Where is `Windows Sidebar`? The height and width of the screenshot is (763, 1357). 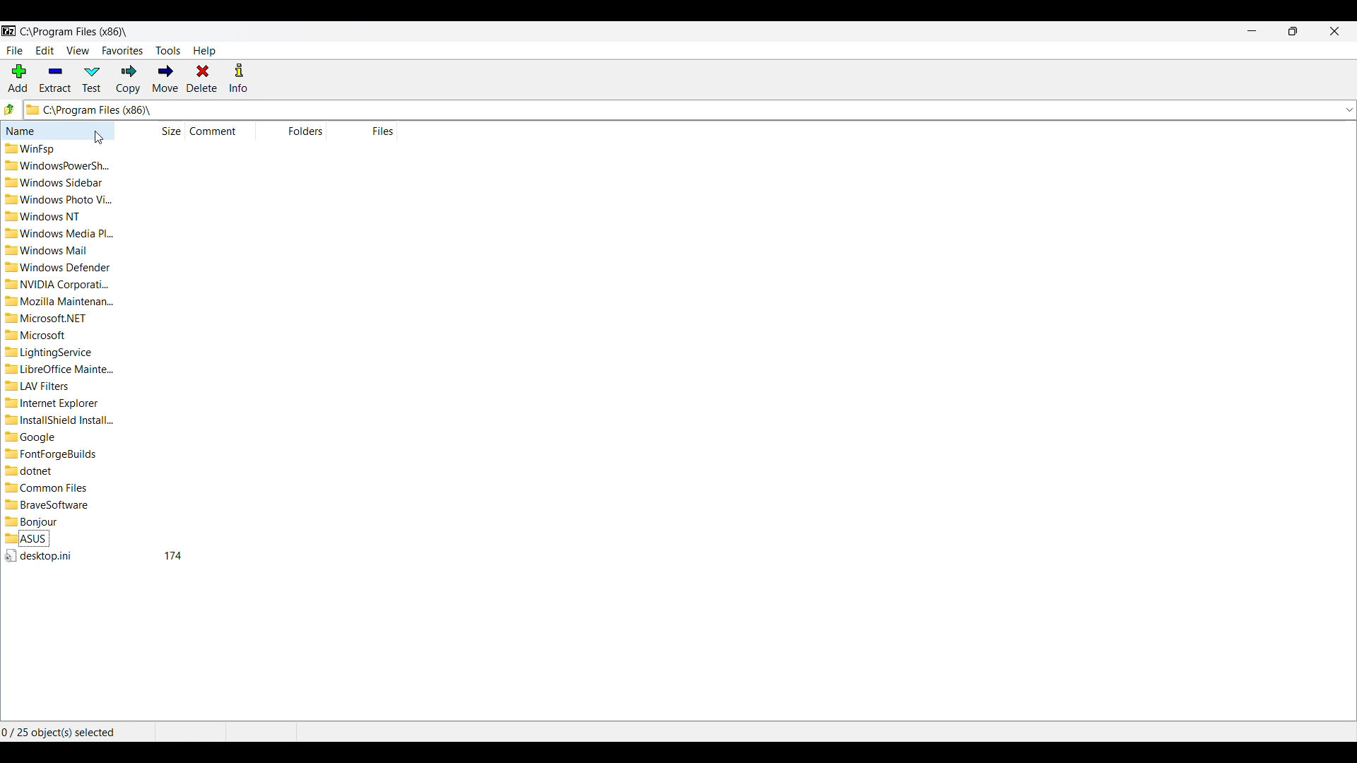
Windows Sidebar is located at coordinates (60, 184).